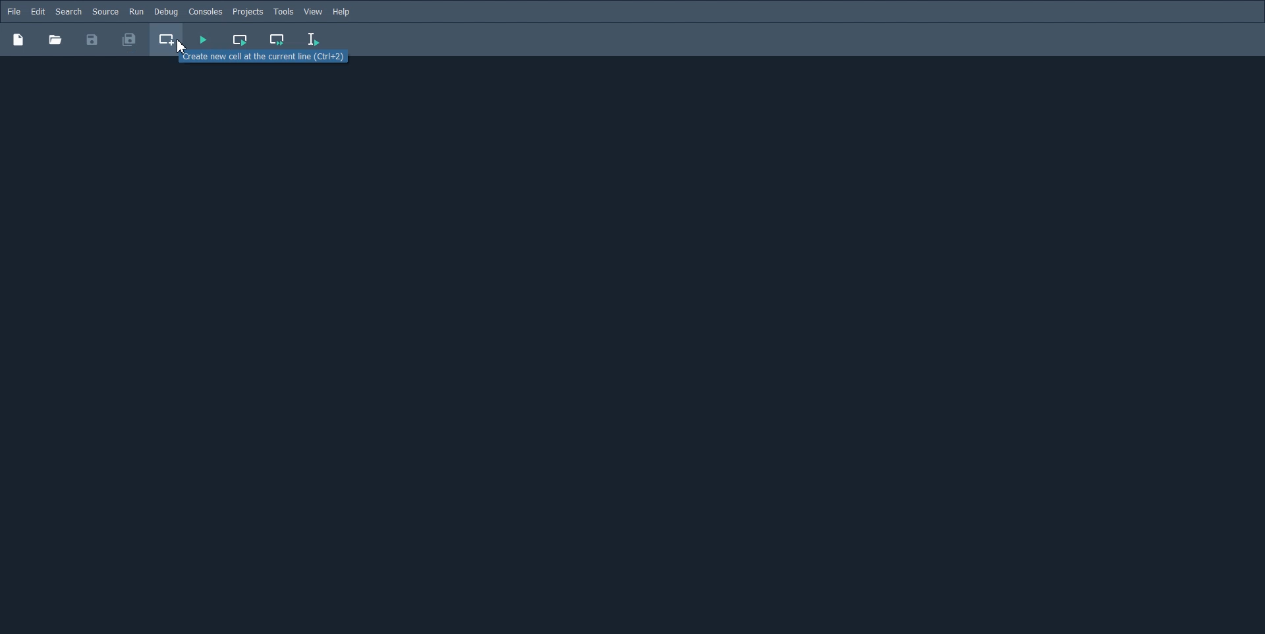 Image resolution: width=1265 pixels, height=634 pixels. I want to click on view, so click(314, 12).